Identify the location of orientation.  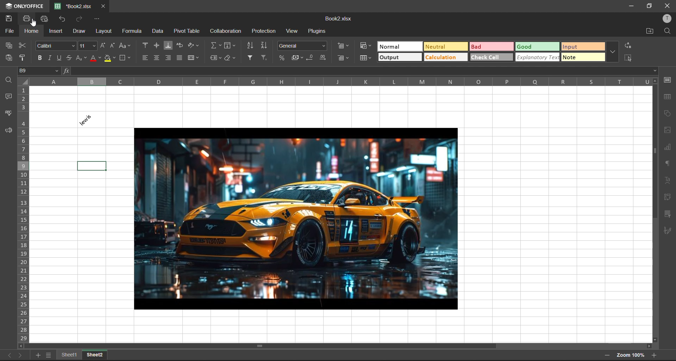
(193, 46).